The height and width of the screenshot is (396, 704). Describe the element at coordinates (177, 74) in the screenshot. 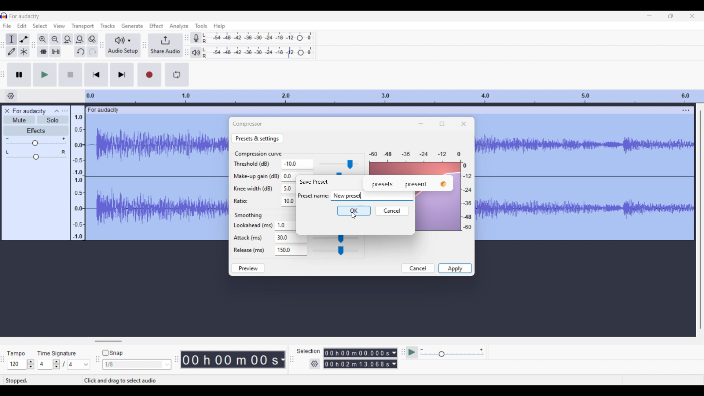

I see `Enable looping` at that location.